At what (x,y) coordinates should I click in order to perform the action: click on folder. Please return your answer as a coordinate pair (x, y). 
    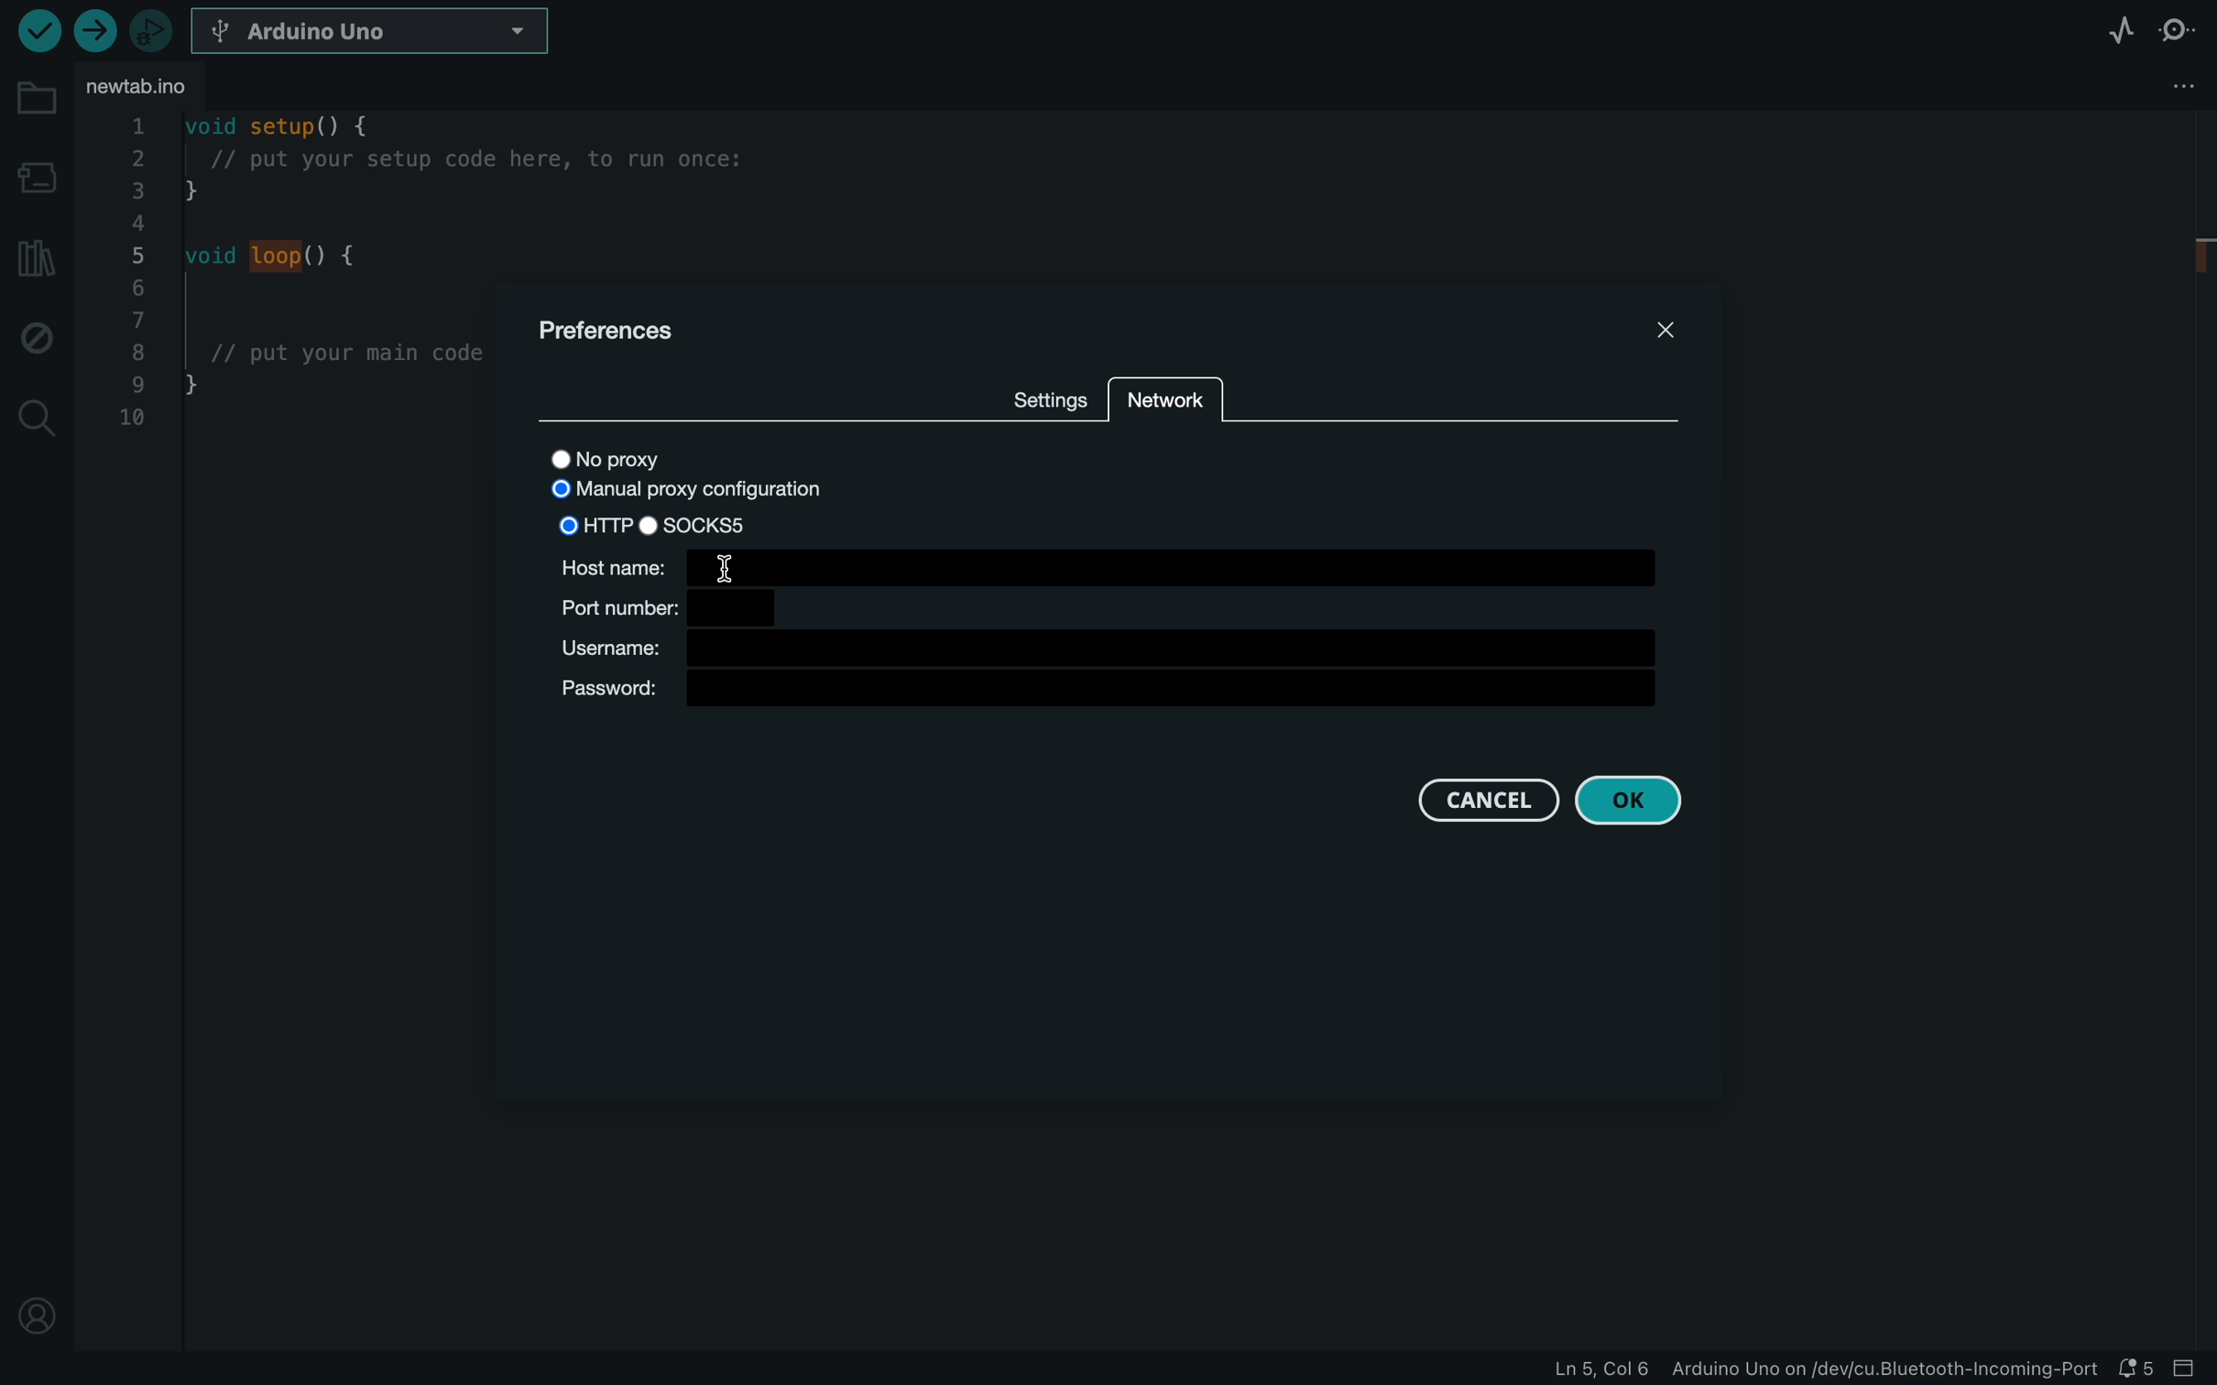
    Looking at the image, I should click on (35, 98).